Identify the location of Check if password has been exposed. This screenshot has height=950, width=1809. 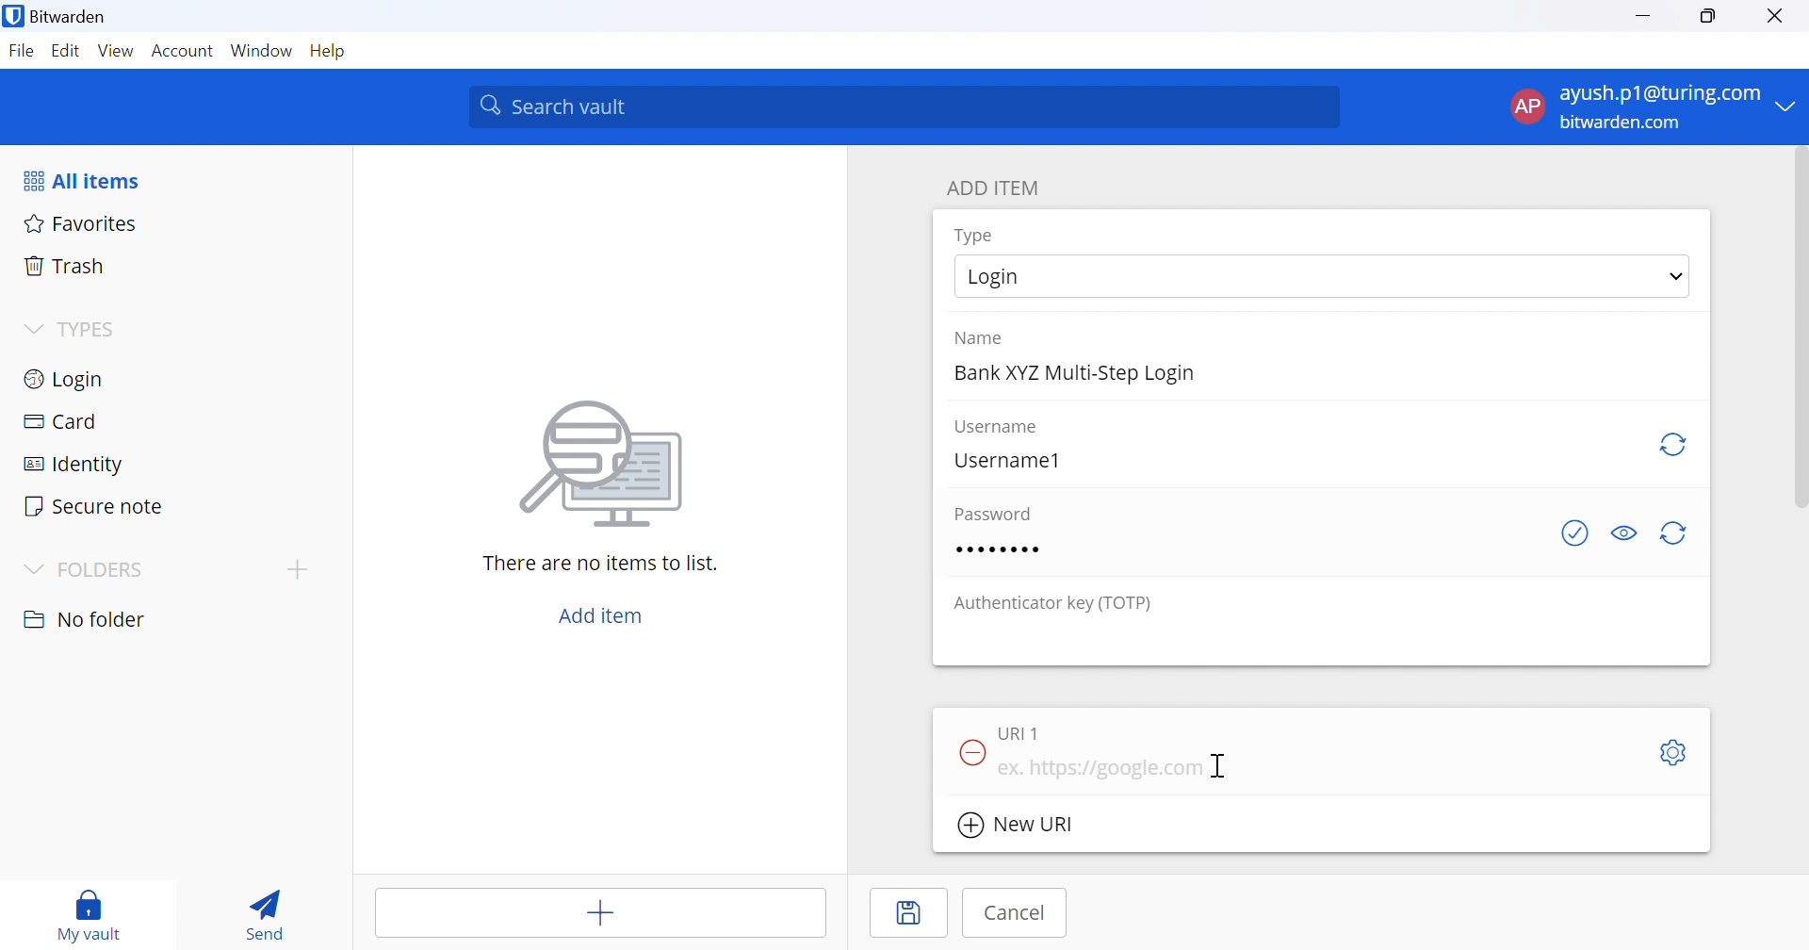
(1574, 537).